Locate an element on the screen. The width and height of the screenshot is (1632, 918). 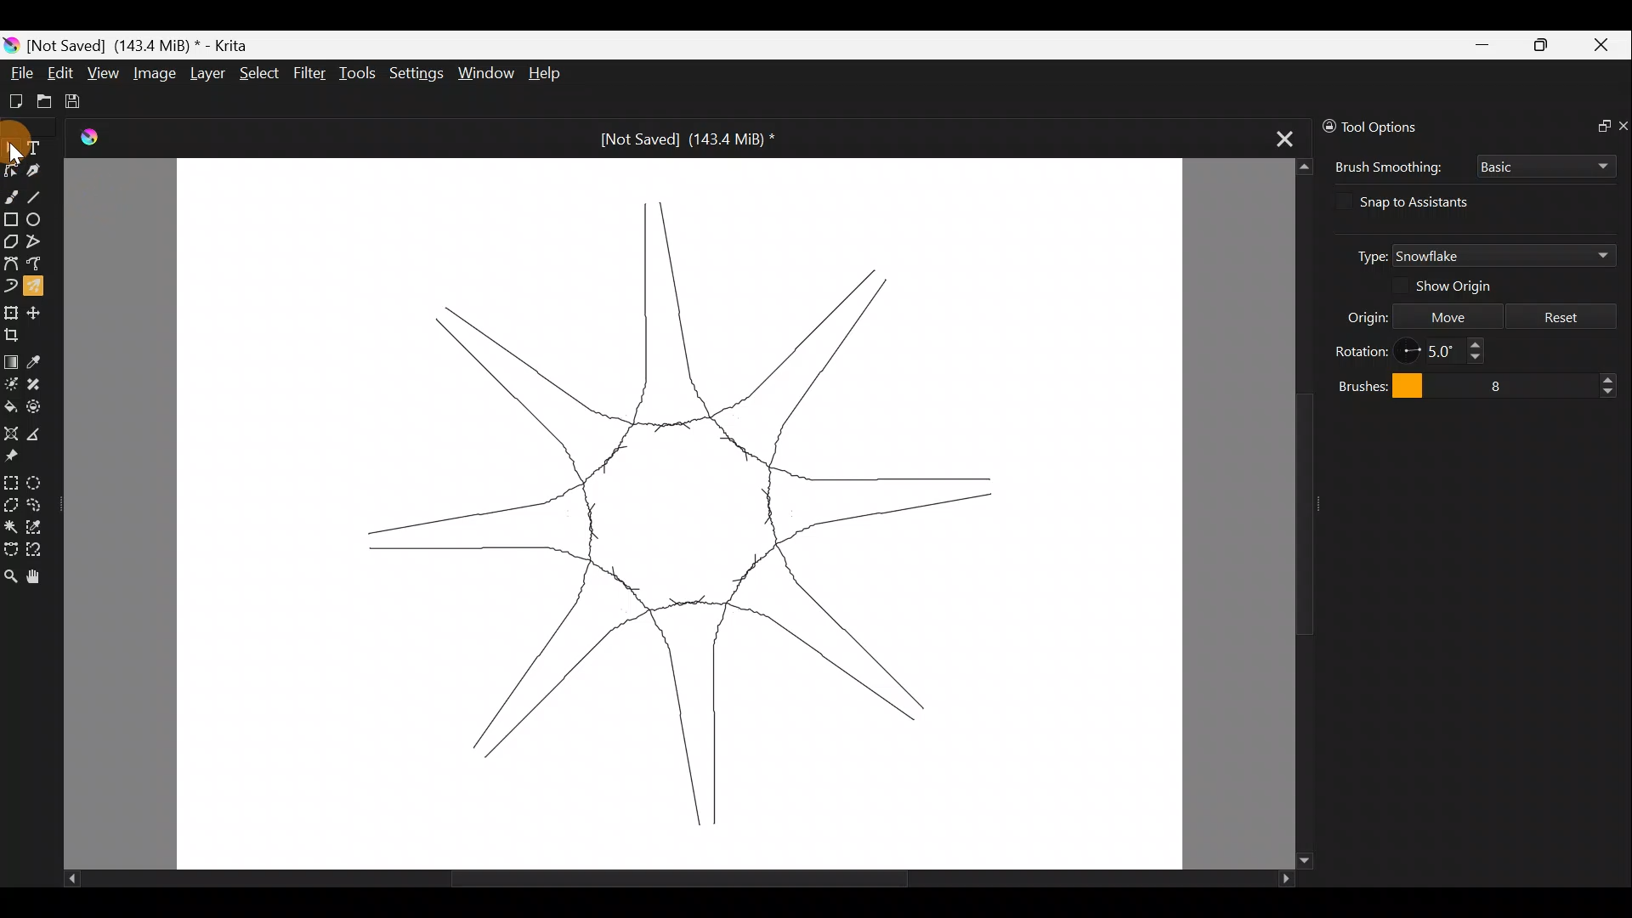
Tool options is located at coordinates (1399, 127).